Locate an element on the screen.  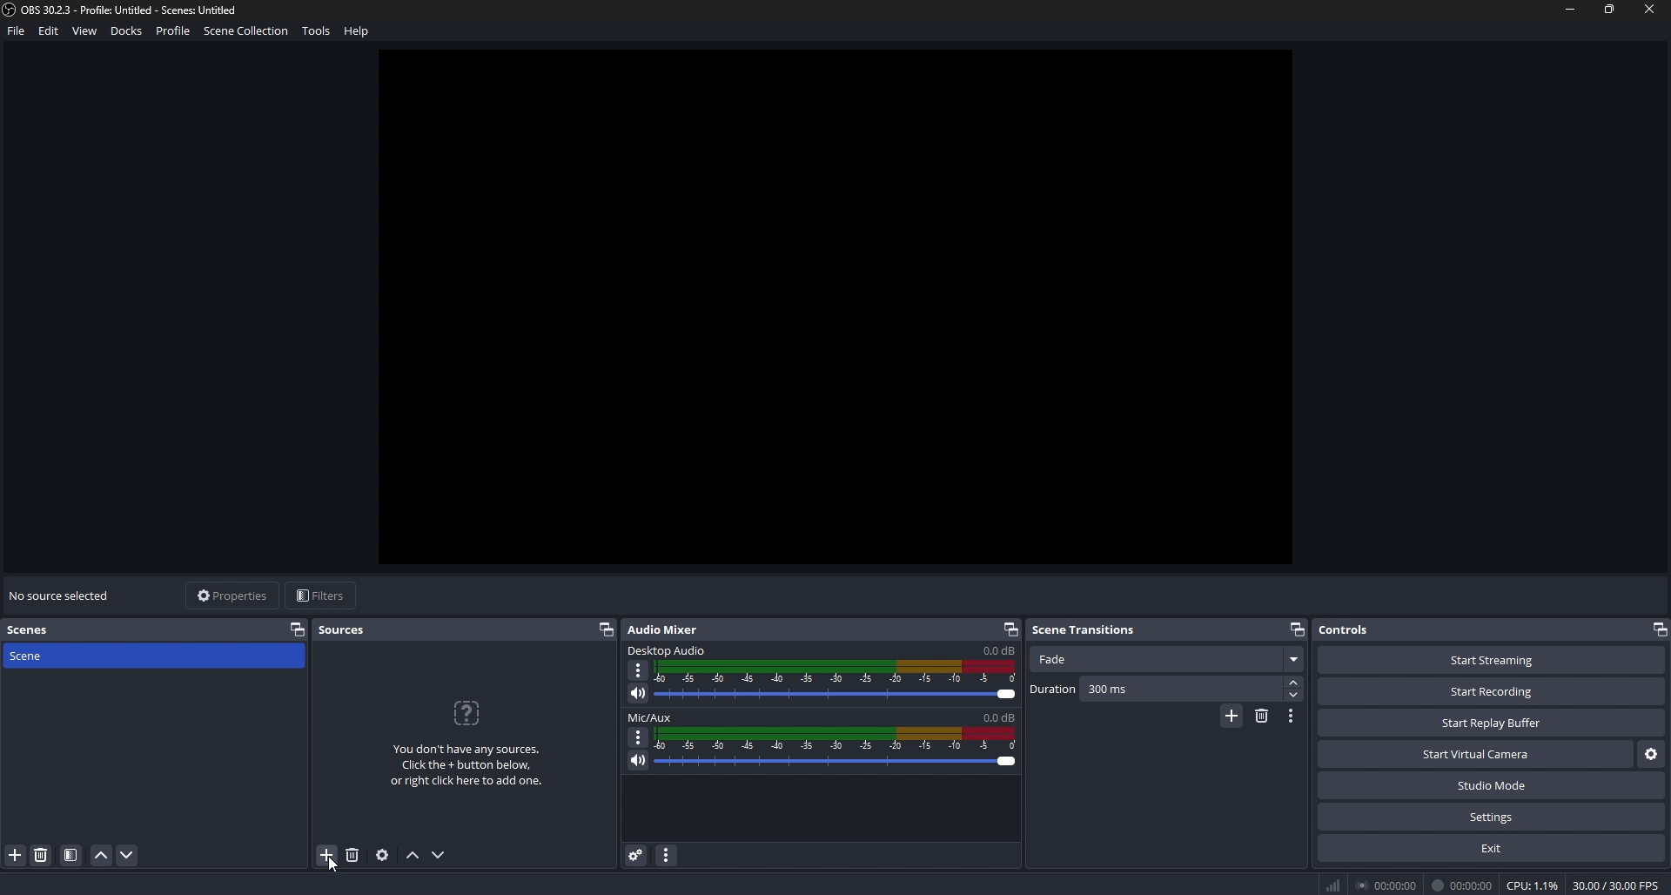
exit is located at coordinates (1491, 848).